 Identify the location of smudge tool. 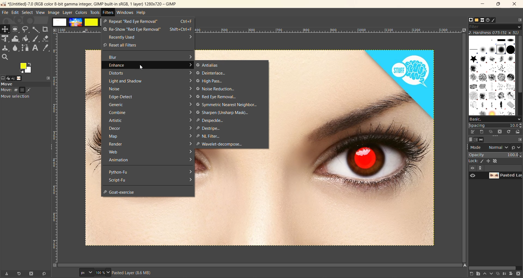
(16, 48).